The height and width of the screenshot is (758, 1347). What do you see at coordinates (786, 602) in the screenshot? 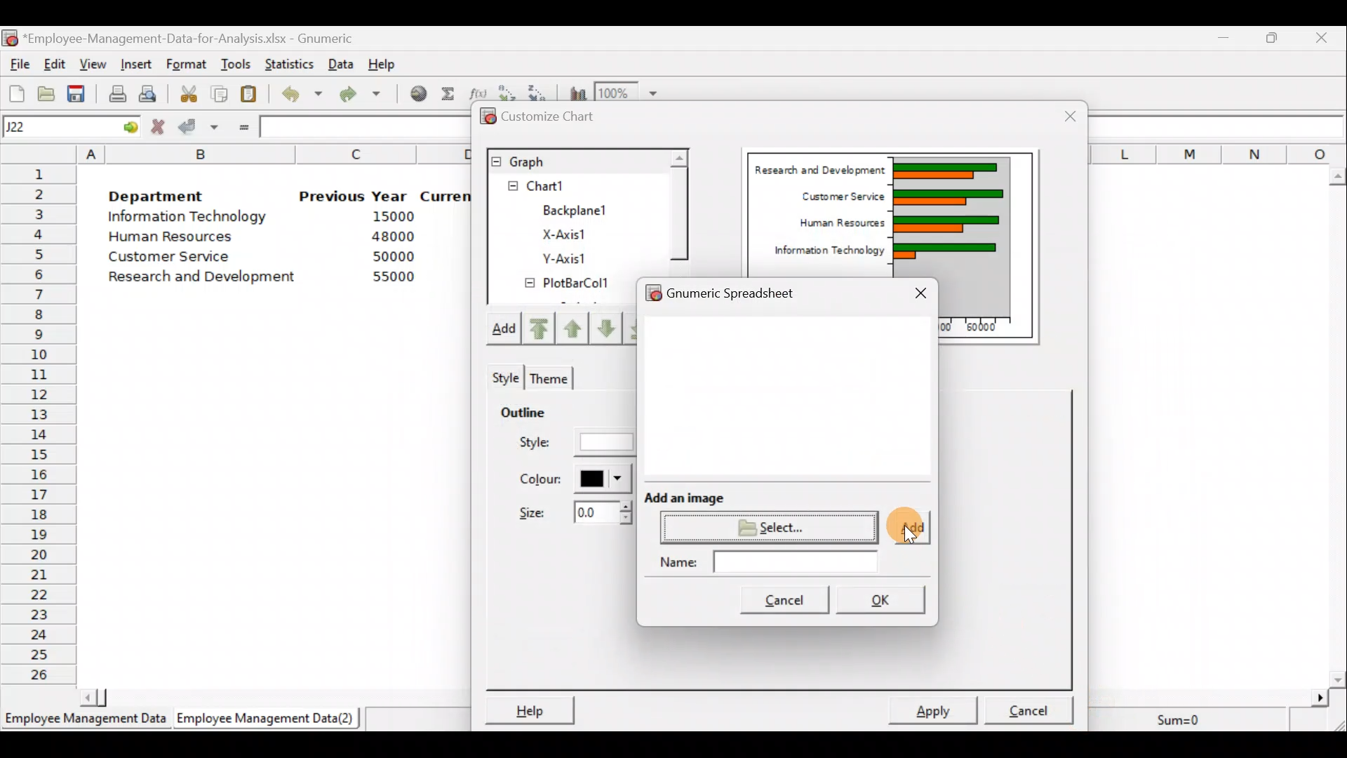
I see `Cancel` at bounding box center [786, 602].